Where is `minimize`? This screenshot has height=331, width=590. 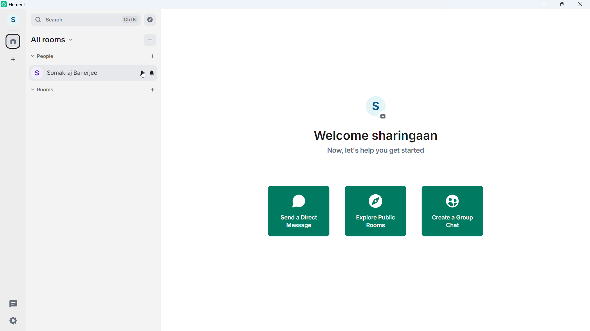 minimize is located at coordinates (545, 5).